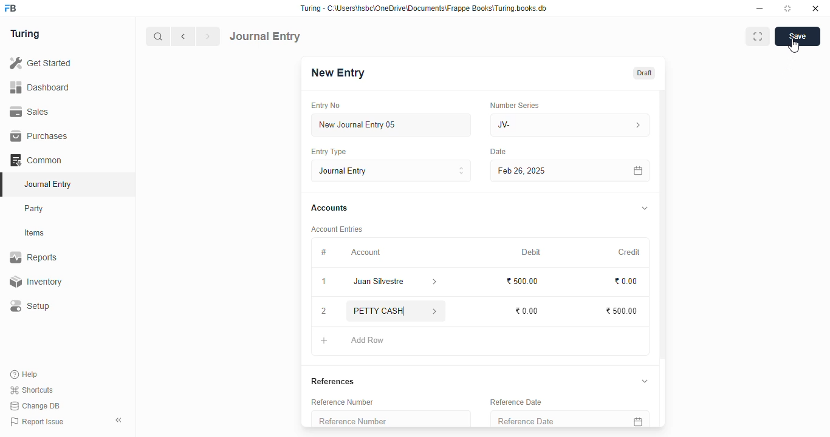 The height and width of the screenshot is (437, 830). Describe the element at coordinates (326, 106) in the screenshot. I see `entry no` at that location.